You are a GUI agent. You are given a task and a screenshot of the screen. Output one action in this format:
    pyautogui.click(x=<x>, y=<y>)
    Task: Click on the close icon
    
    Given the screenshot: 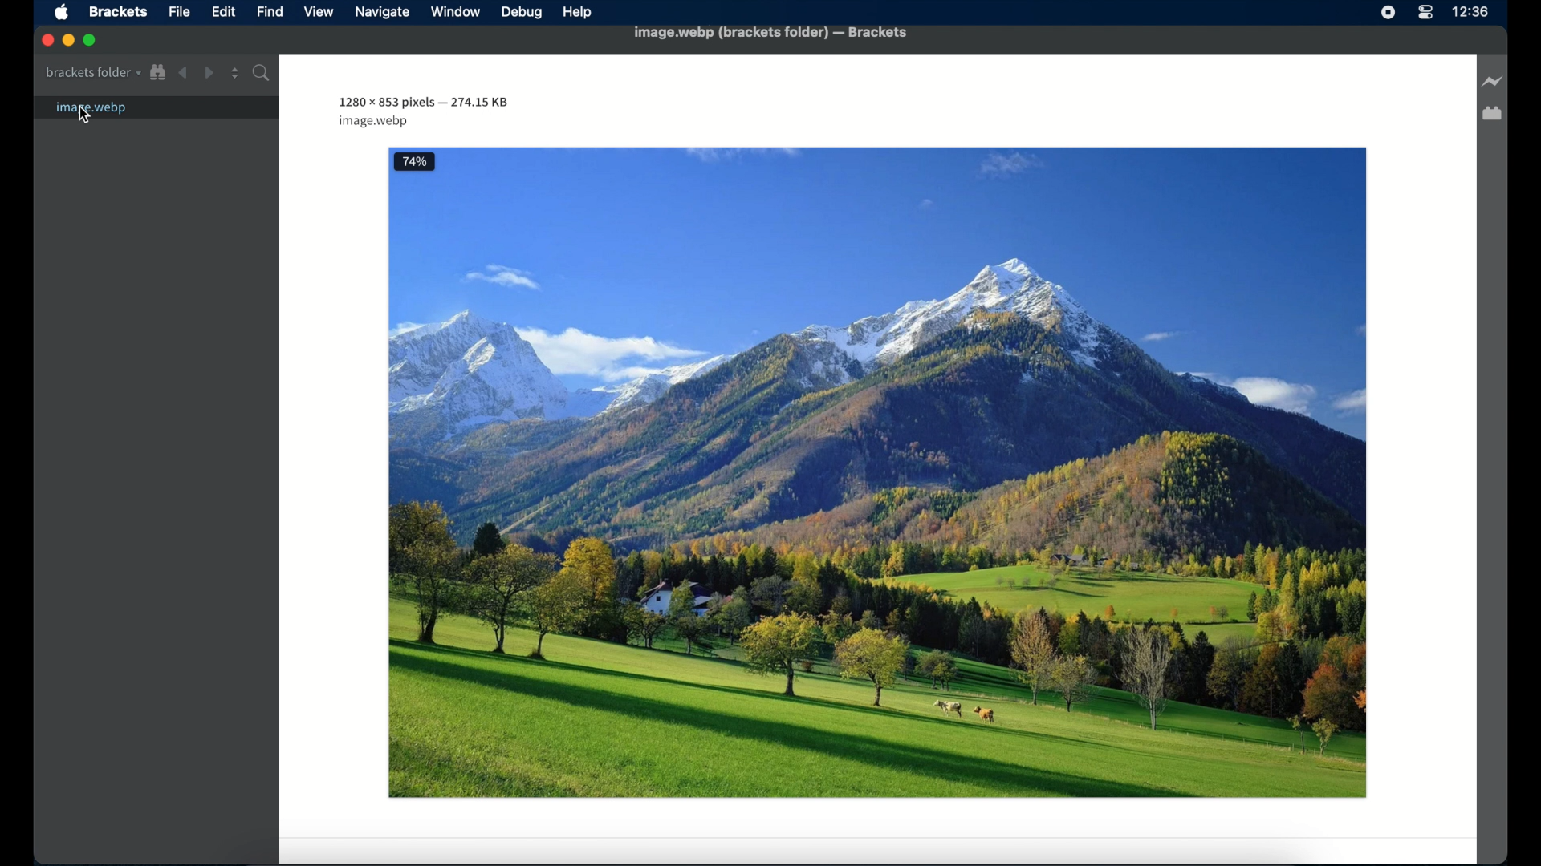 What is the action you would take?
    pyautogui.click(x=46, y=40)
    